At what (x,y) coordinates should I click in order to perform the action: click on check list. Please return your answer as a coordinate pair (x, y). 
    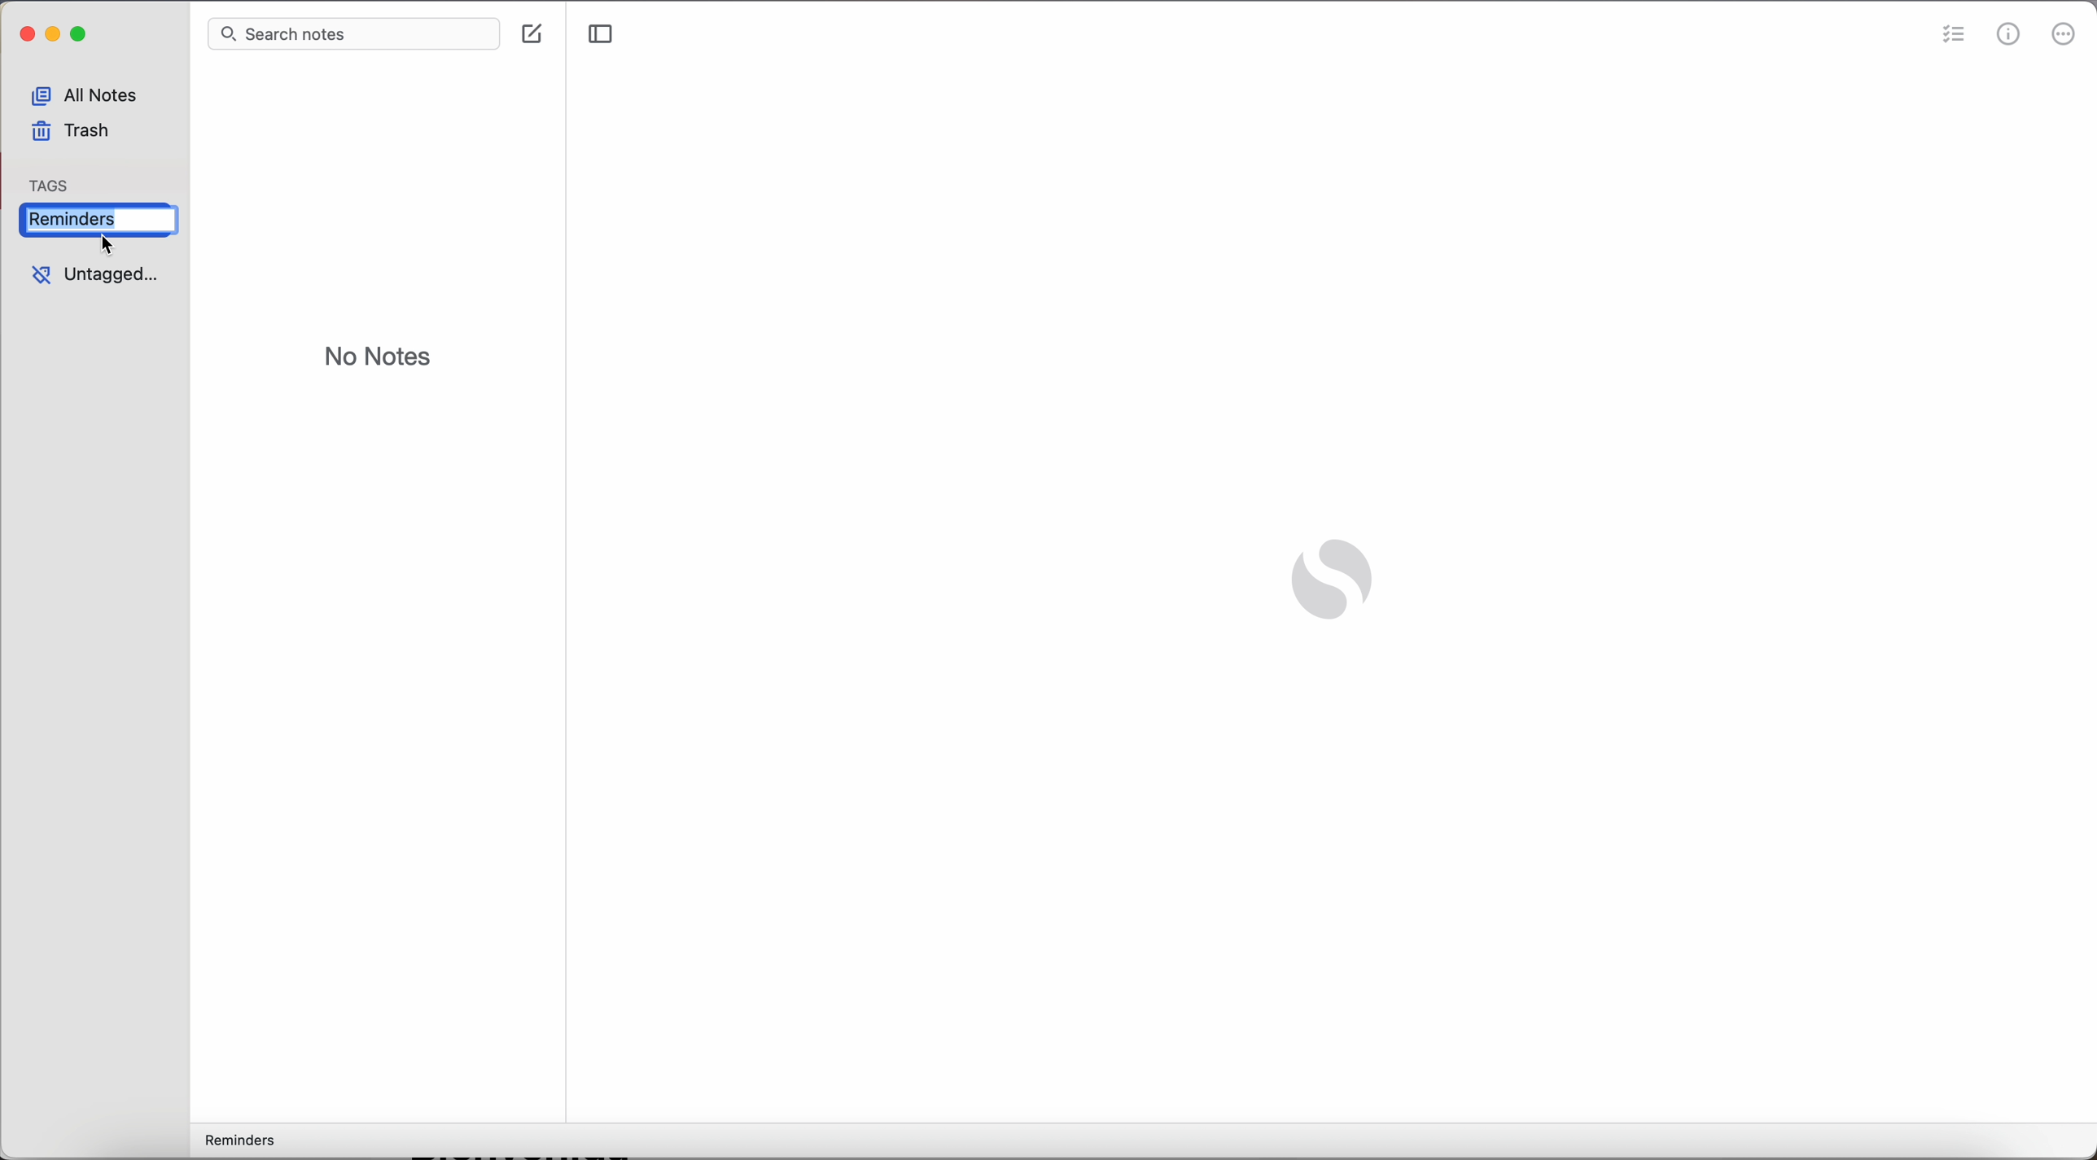
    Looking at the image, I should click on (1954, 34).